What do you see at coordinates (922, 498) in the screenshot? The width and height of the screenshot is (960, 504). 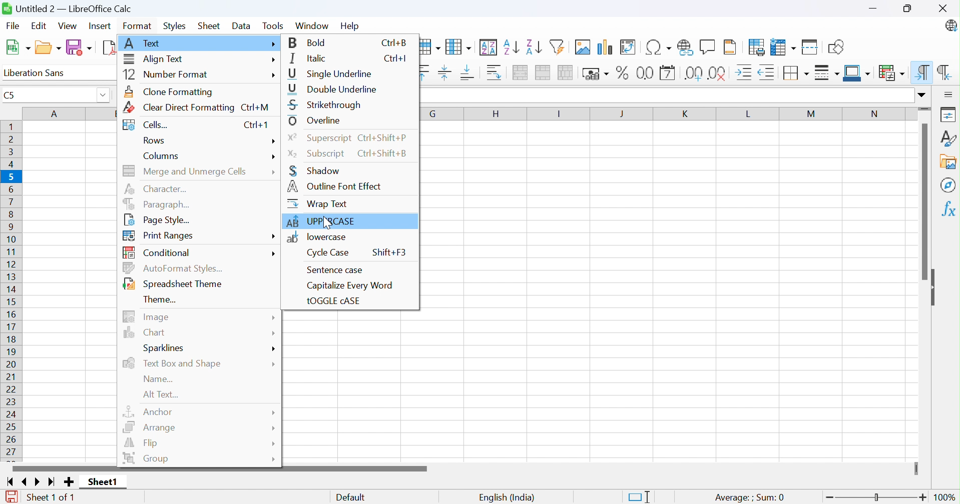 I see `Zoom in` at bounding box center [922, 498].